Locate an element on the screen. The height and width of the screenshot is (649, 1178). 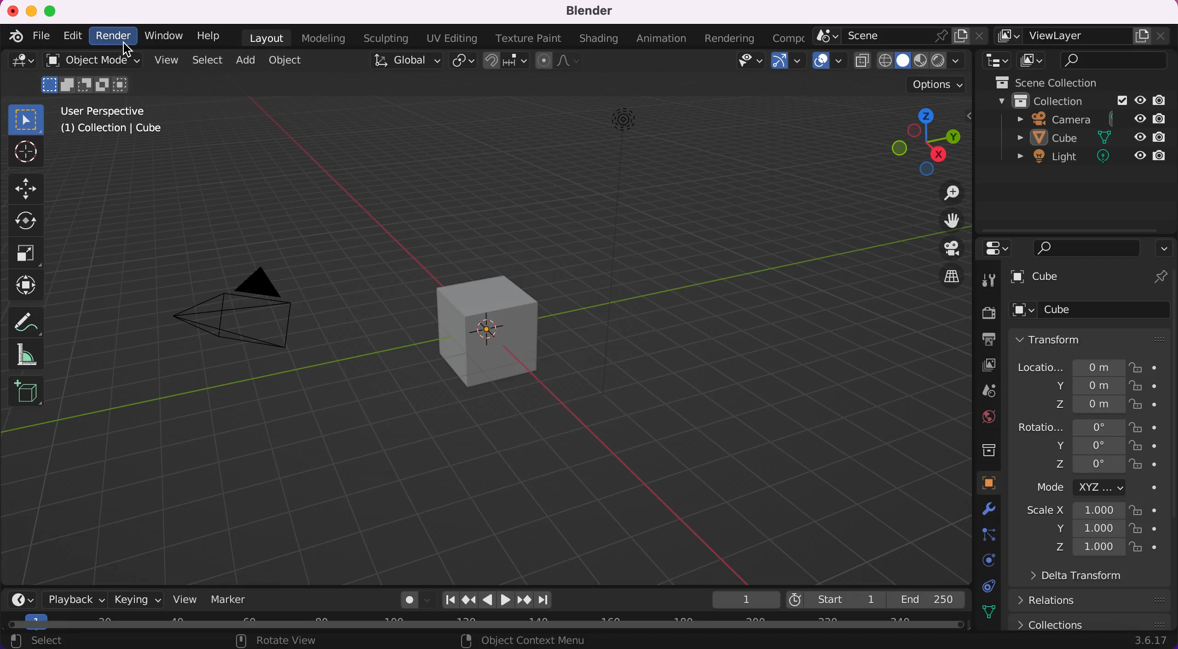
playback is located at coordinates (69, 599).